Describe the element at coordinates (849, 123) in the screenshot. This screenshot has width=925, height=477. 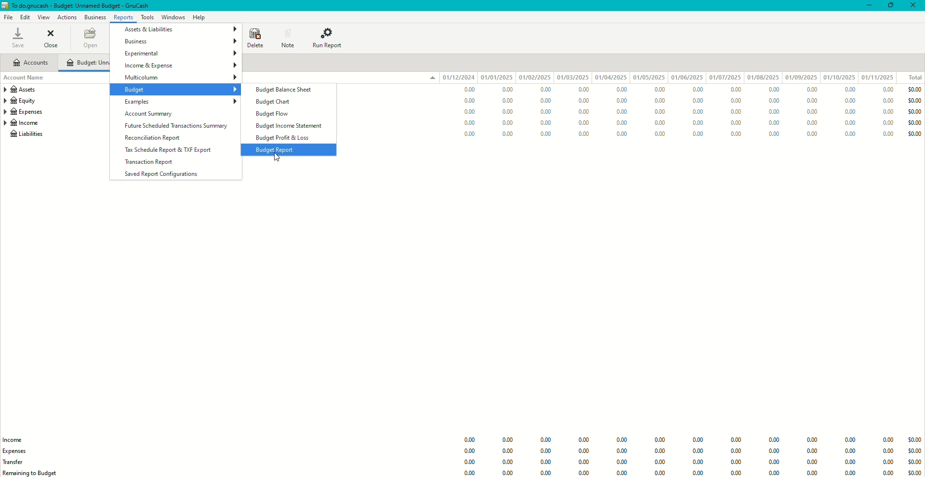
I see `0.00` at that location.